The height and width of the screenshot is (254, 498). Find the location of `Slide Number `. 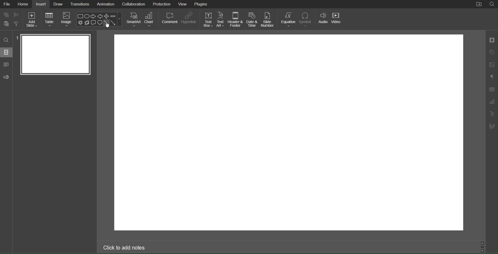

Slide Number  is located at coordinates (268, 19).